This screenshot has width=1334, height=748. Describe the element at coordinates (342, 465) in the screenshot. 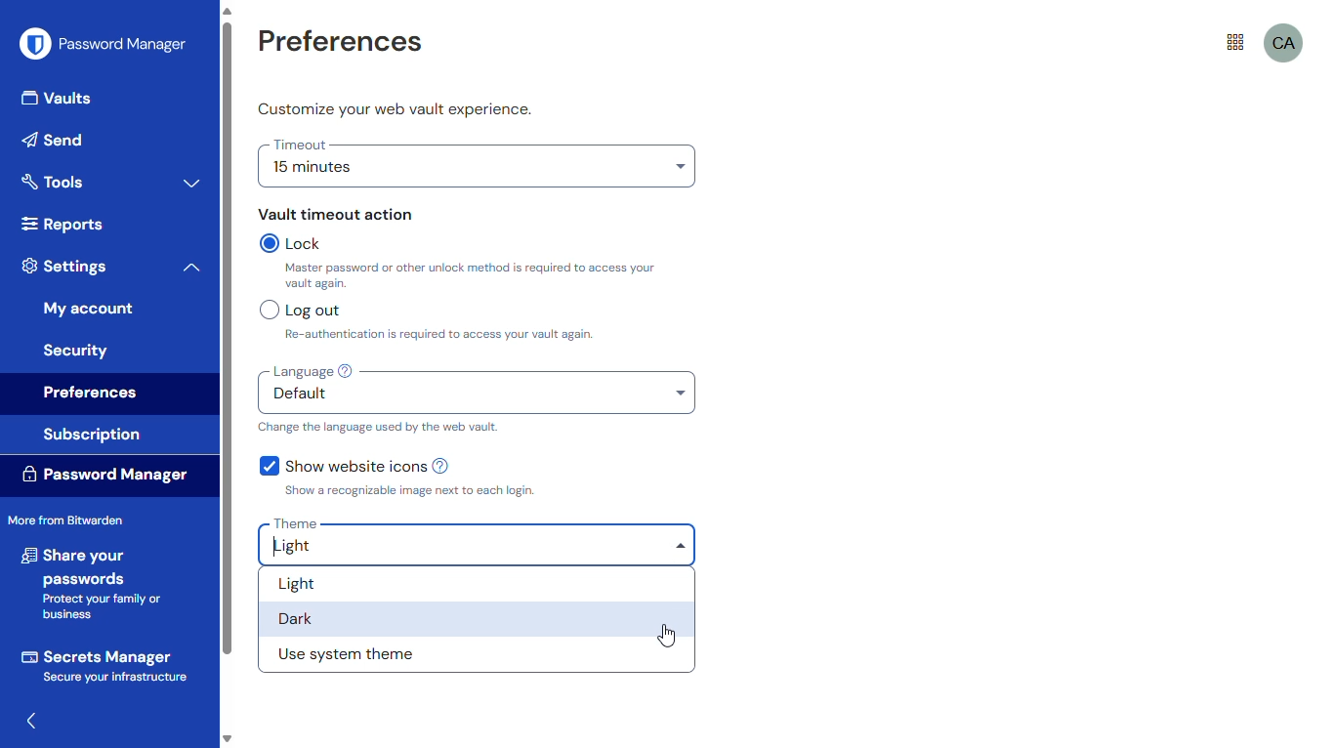

I see `show website icons` at that location.